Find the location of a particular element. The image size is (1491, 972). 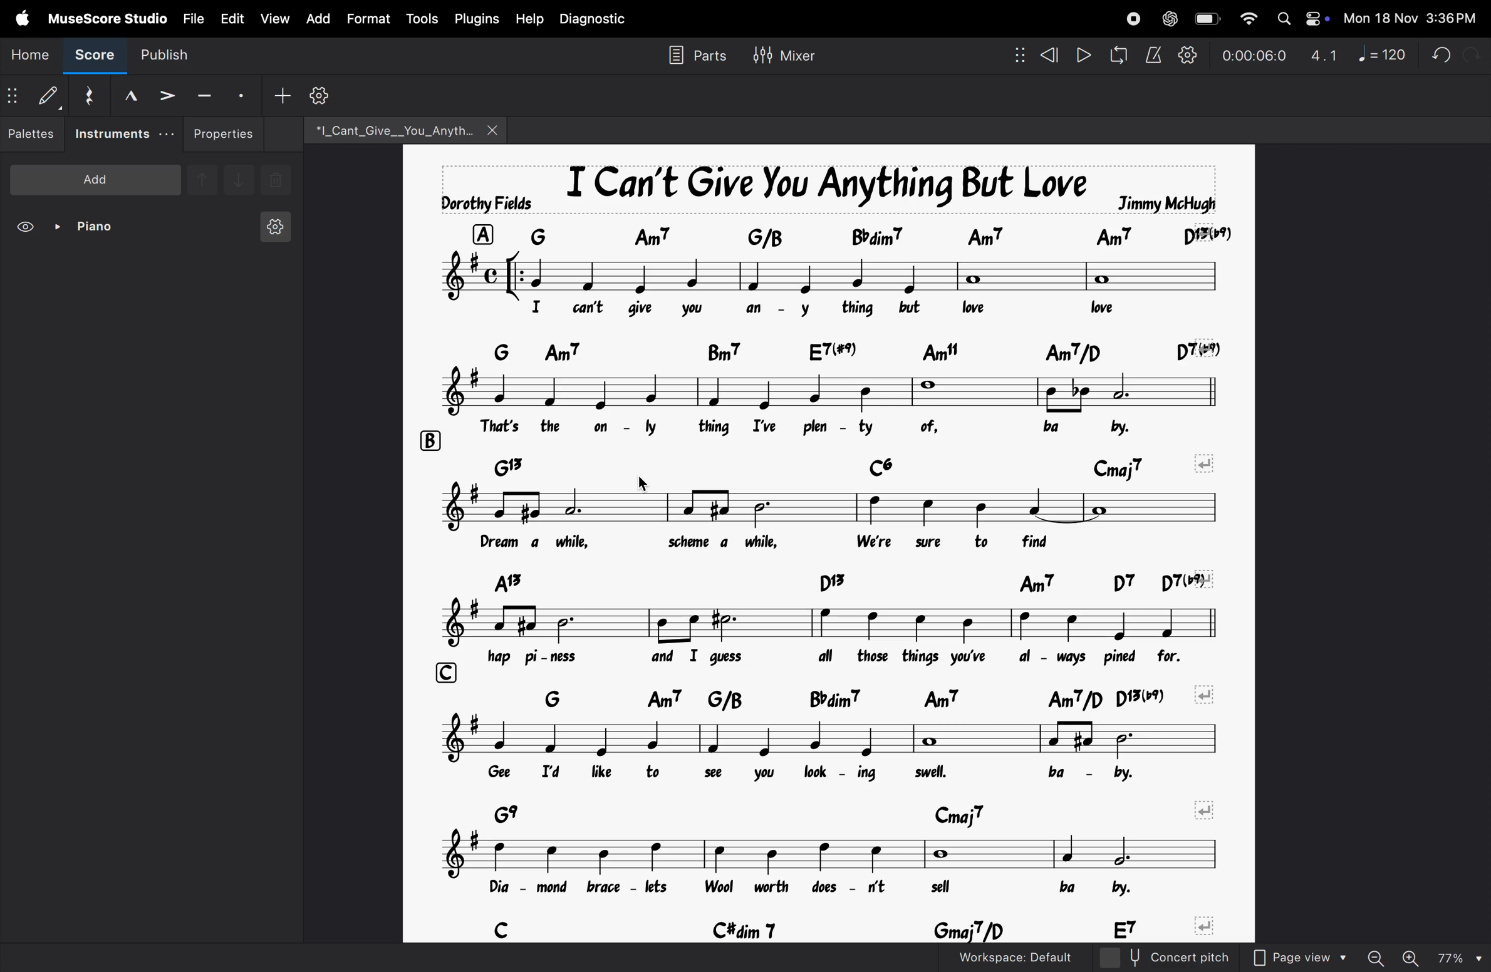

add is located at coordinates (318, 19).